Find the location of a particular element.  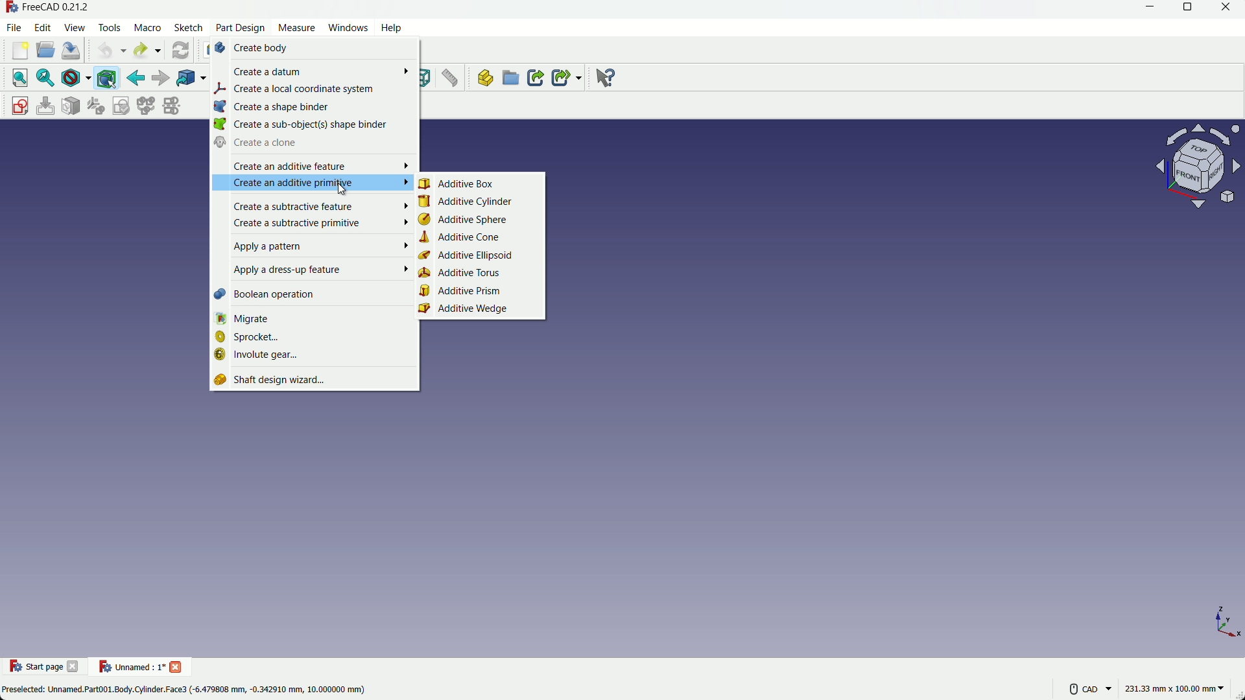

additive torus is located at coordinates (478, 274).